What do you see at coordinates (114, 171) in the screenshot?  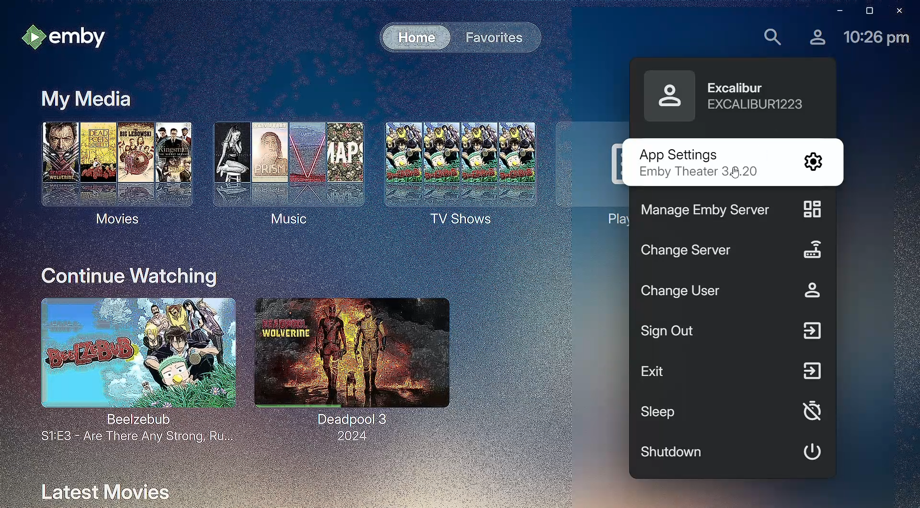 I see `Movies` at bounding box center [114, 171].